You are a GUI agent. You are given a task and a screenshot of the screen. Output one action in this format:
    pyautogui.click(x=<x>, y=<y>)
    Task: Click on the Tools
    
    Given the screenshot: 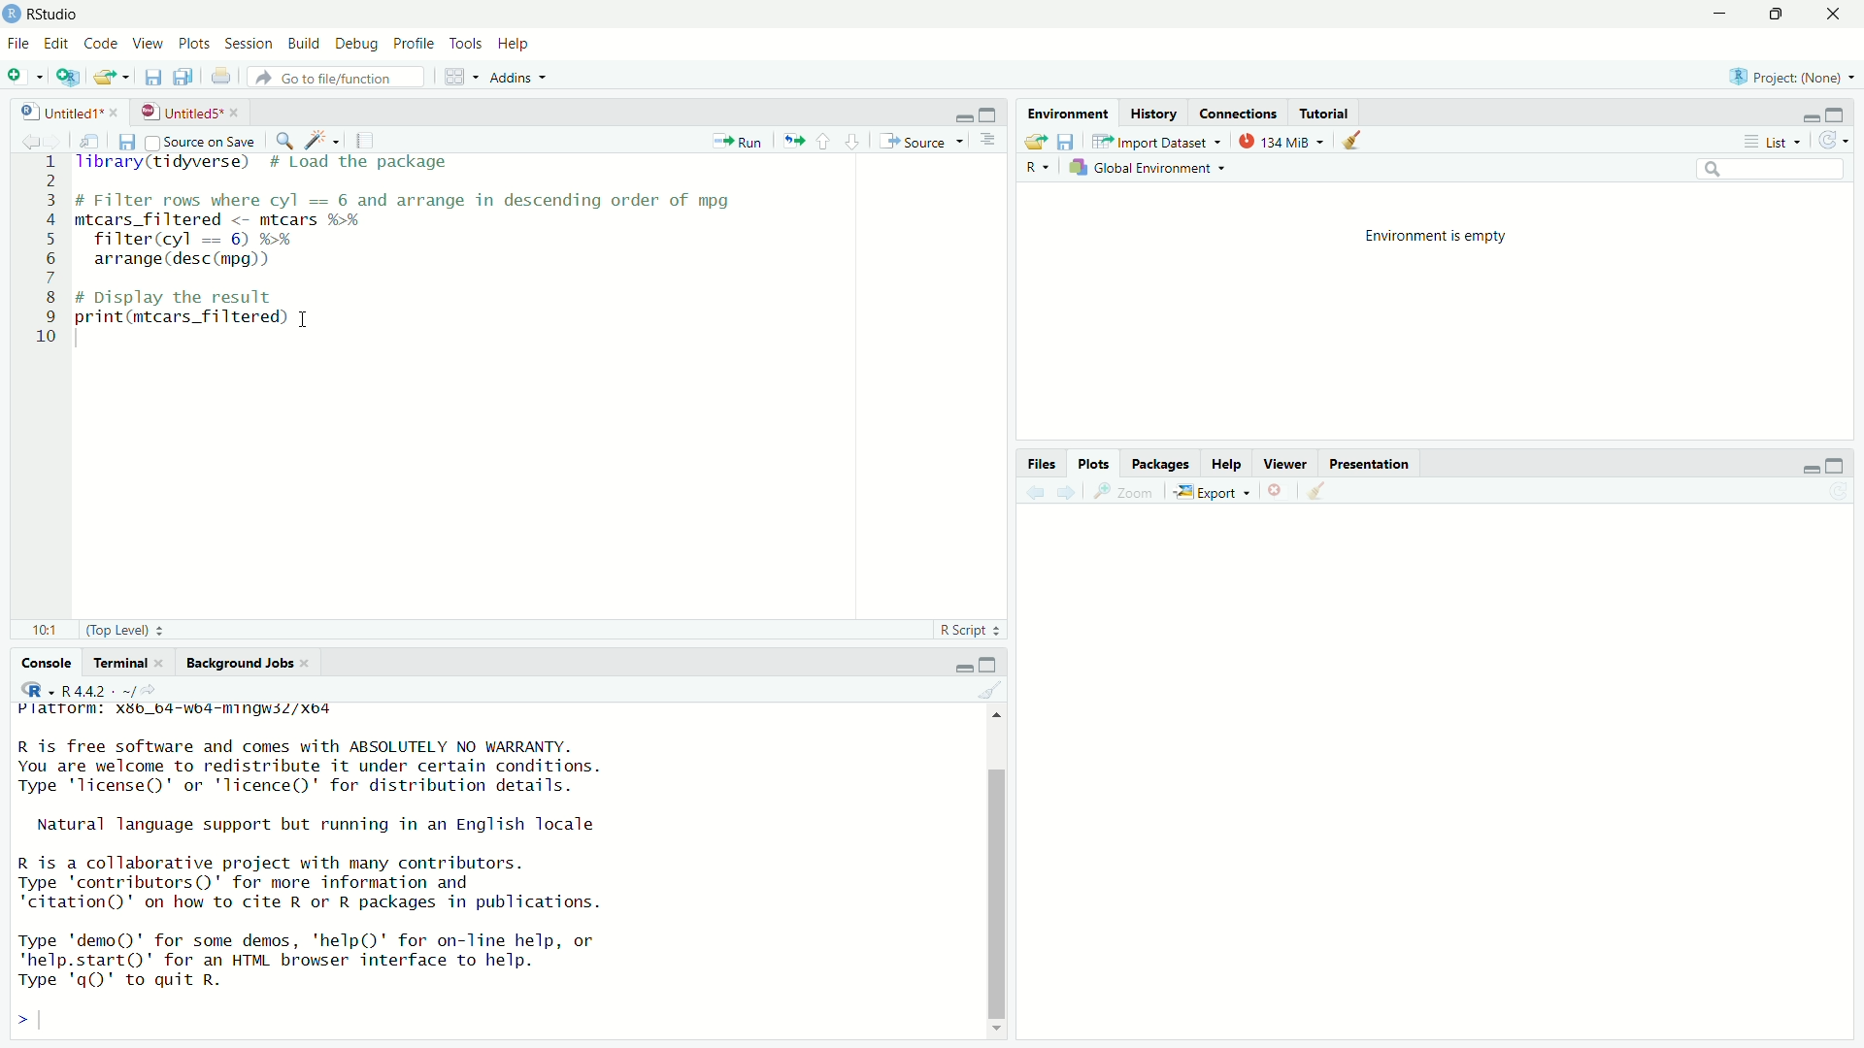 What is the action you would take?
    pyautogui.click(x=465, y=43)
    